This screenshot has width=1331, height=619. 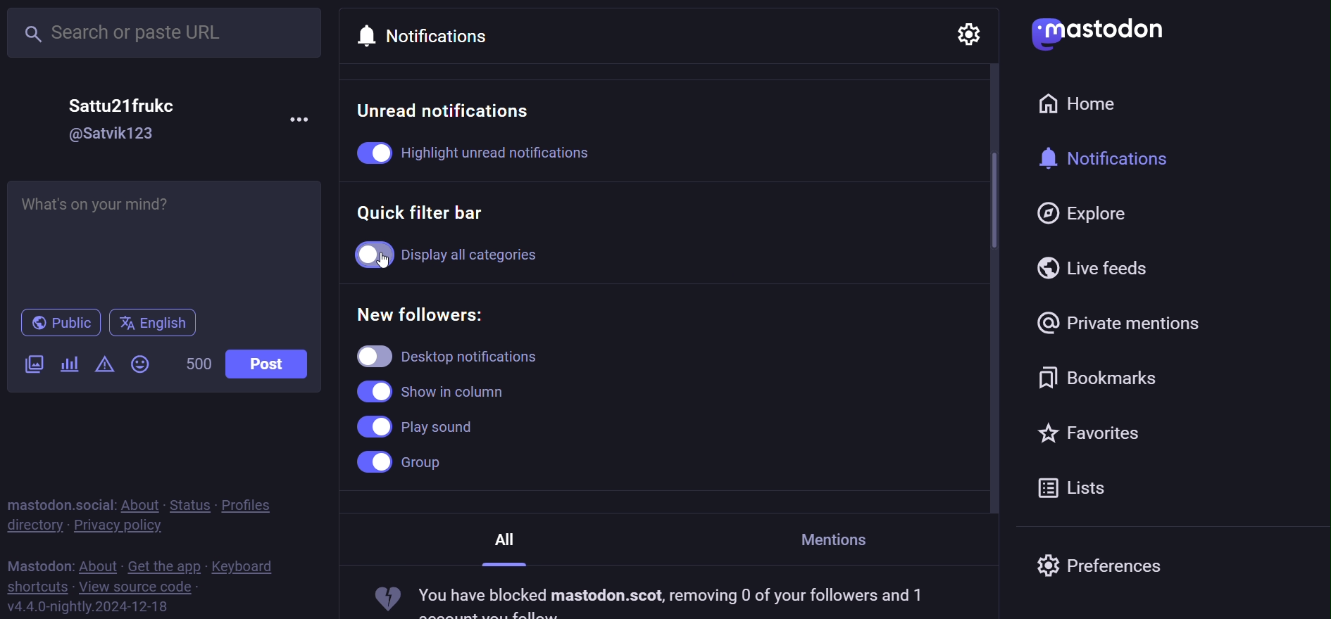 I want to click on version, so click(x=89, y=606).